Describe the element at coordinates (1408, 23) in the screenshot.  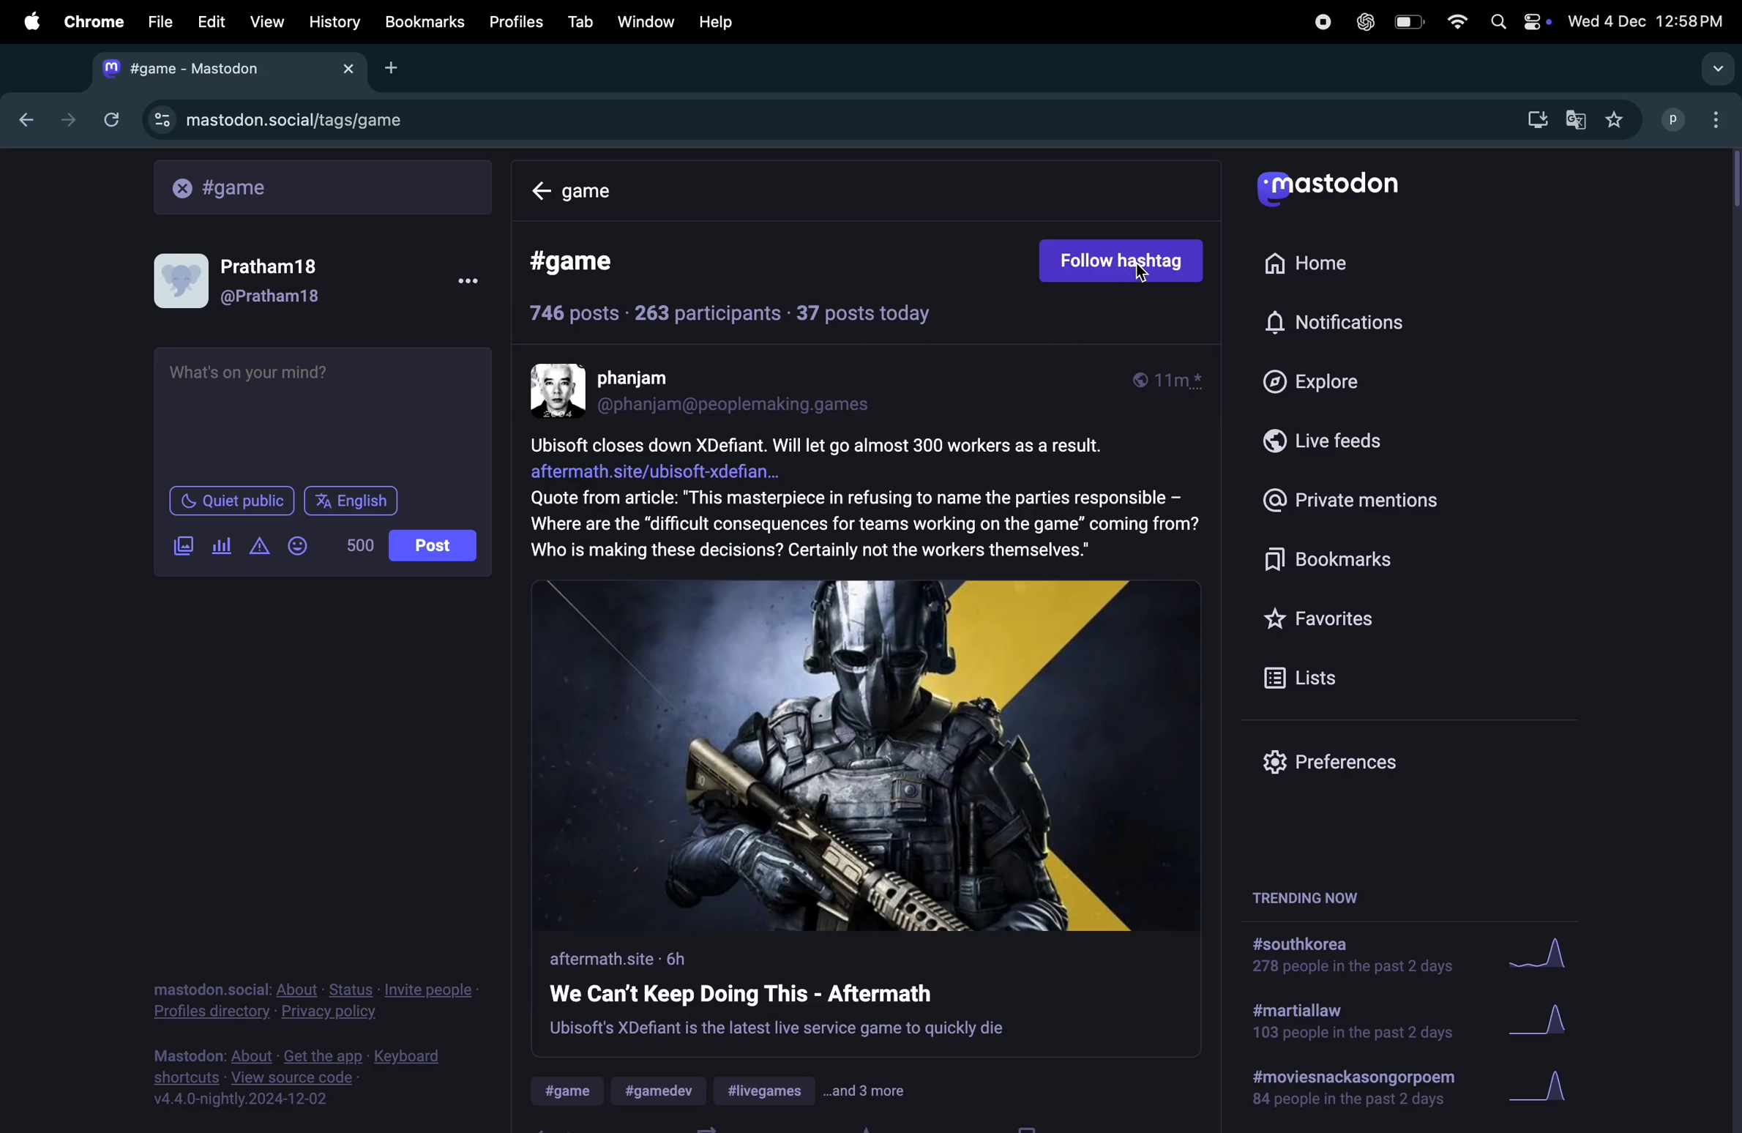
I see `battery` at that location.